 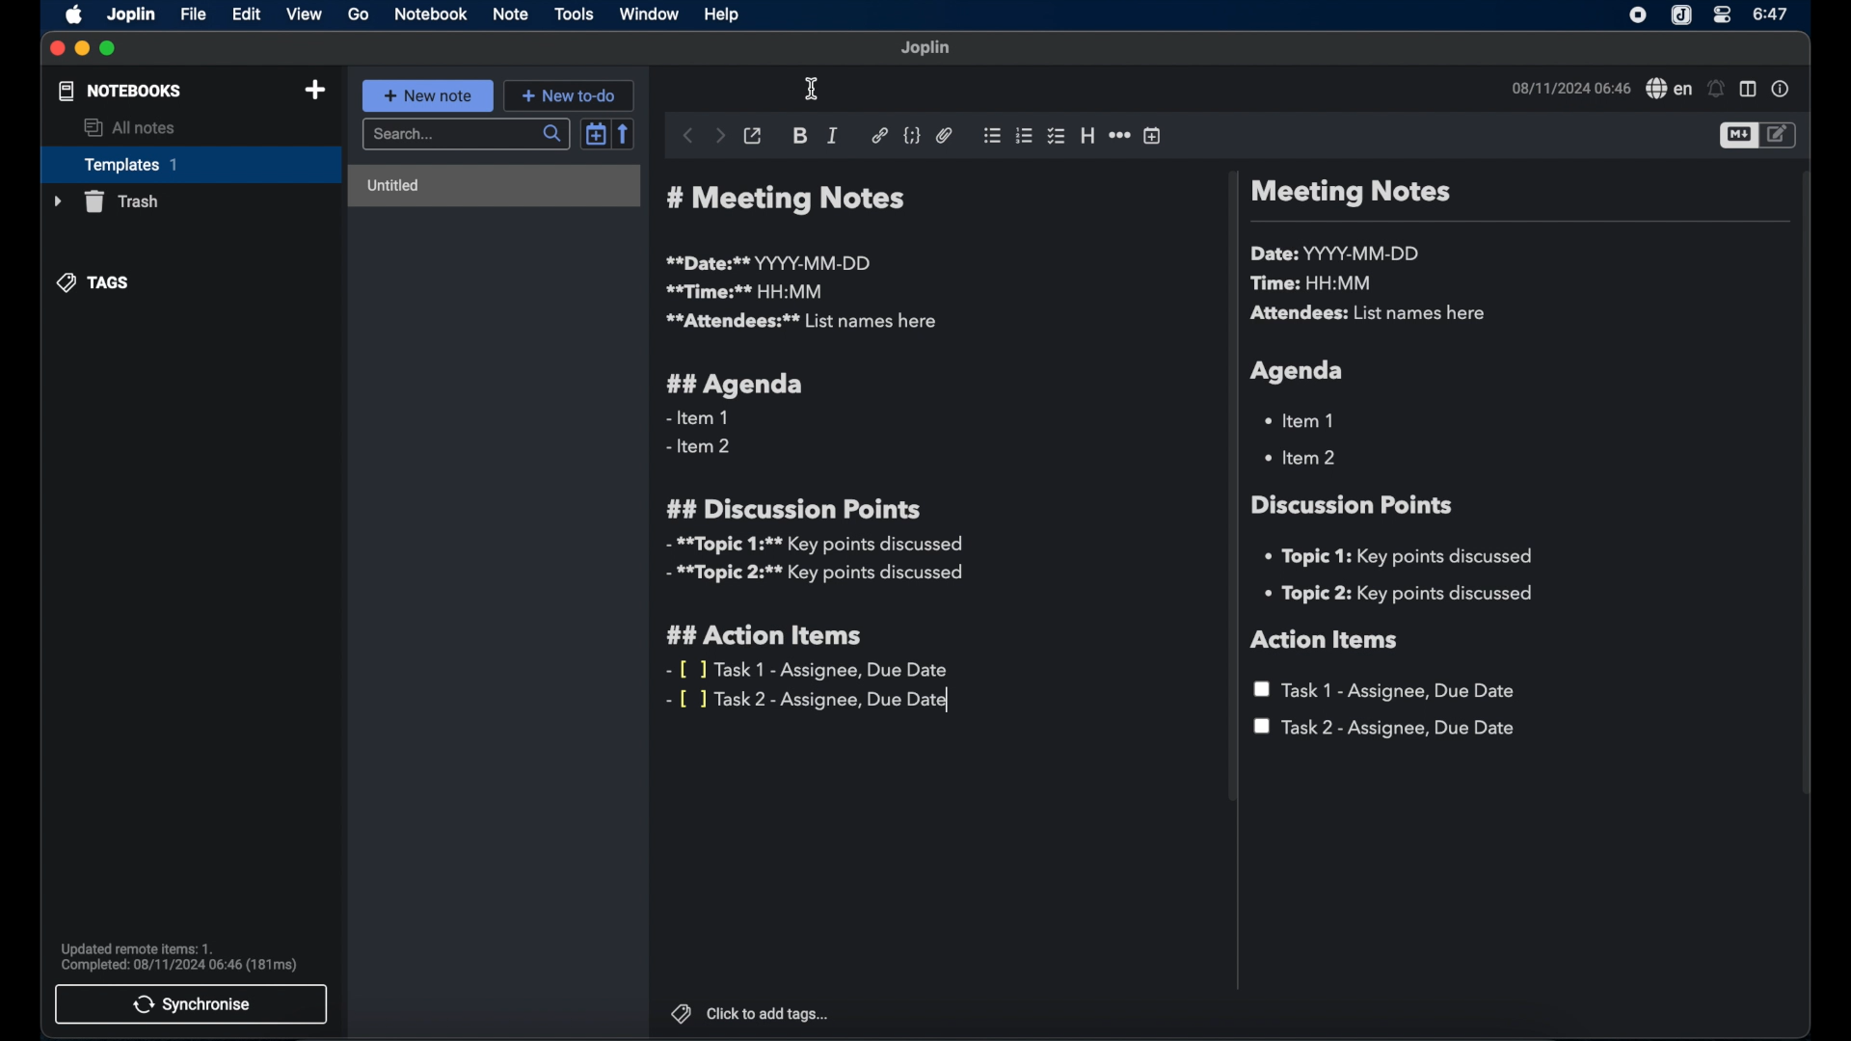 What do you see at coordinates (510, 14) in the screenshot?
I see `note` at bounding box center [510, 14].